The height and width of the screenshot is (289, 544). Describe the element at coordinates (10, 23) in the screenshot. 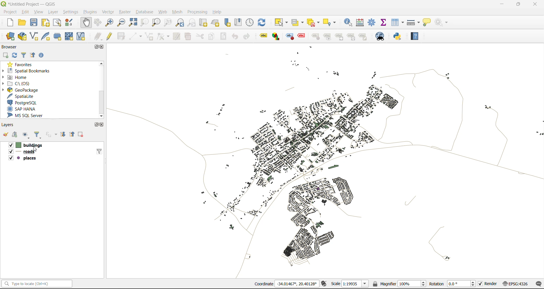

I see `new` at that location.